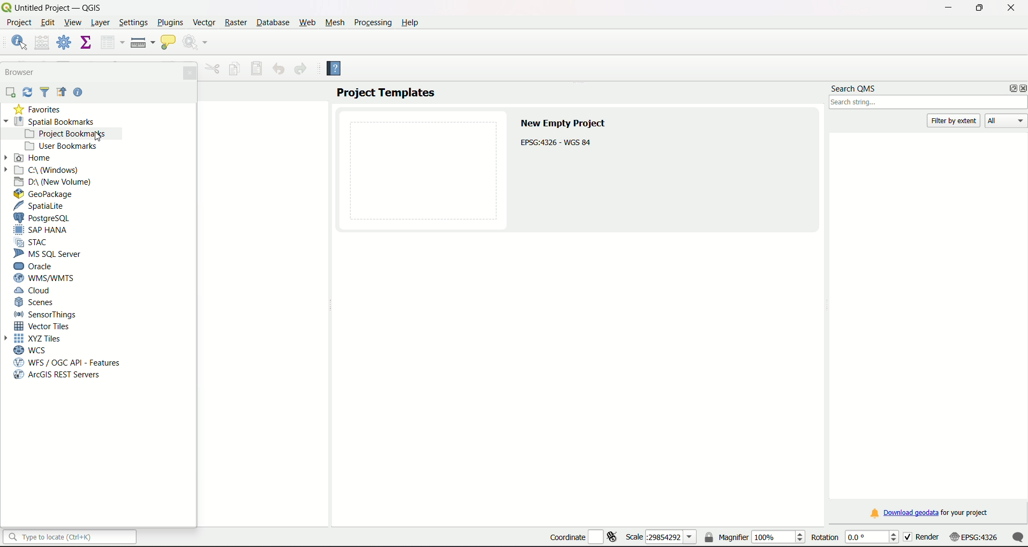  What do you see at coordinates (300, 69) in the screenshot?
I see `Redo` at bounding box center [300, 69].